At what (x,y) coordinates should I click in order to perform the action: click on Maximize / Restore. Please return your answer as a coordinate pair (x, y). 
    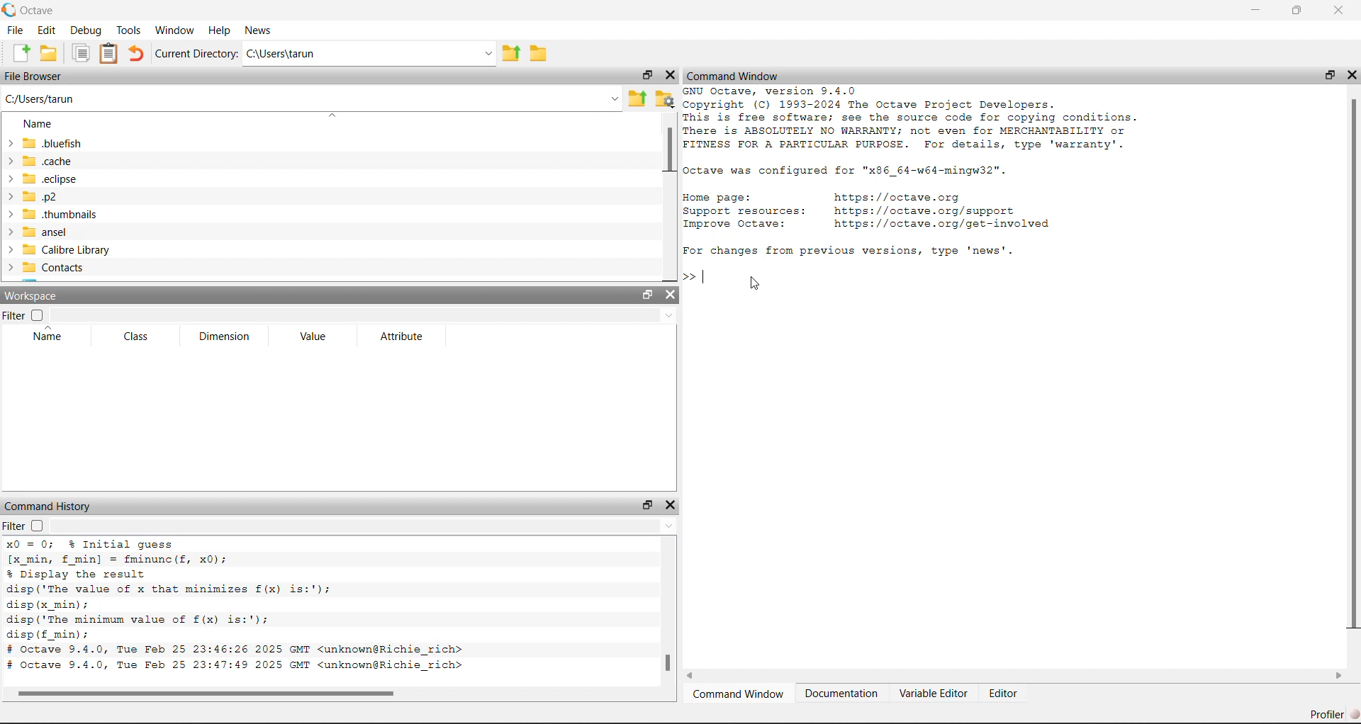
    Looking at the image, I should click on (646, 502).